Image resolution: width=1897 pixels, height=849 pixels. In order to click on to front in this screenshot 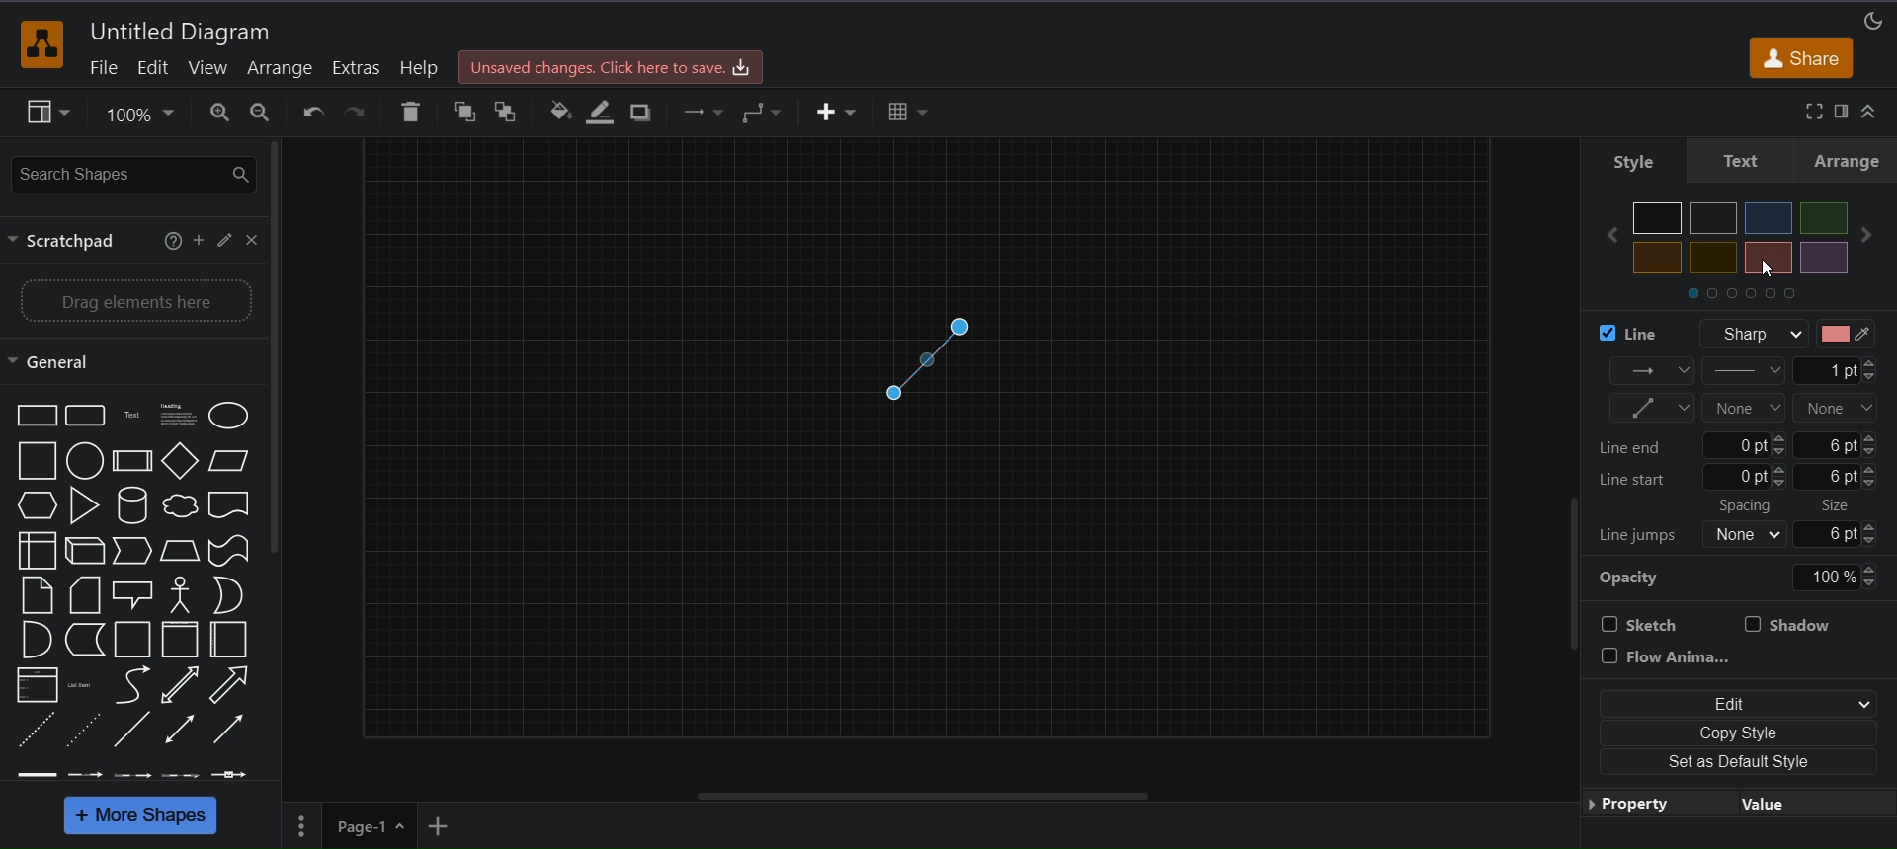, I will do `click(464, 112)`.